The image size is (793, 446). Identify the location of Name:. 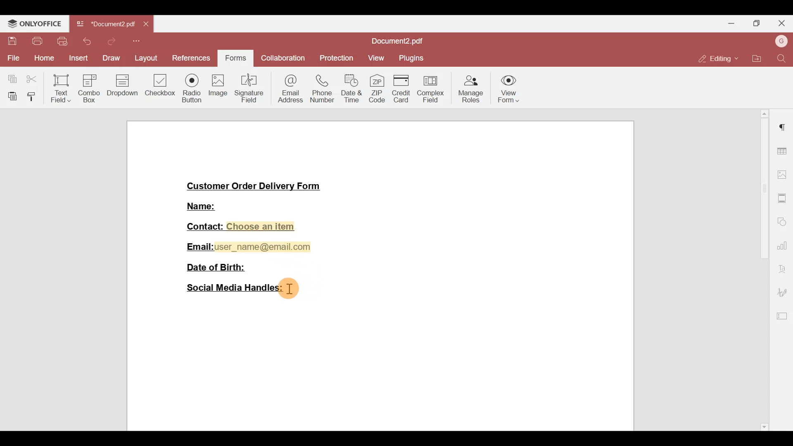
(200, 207).